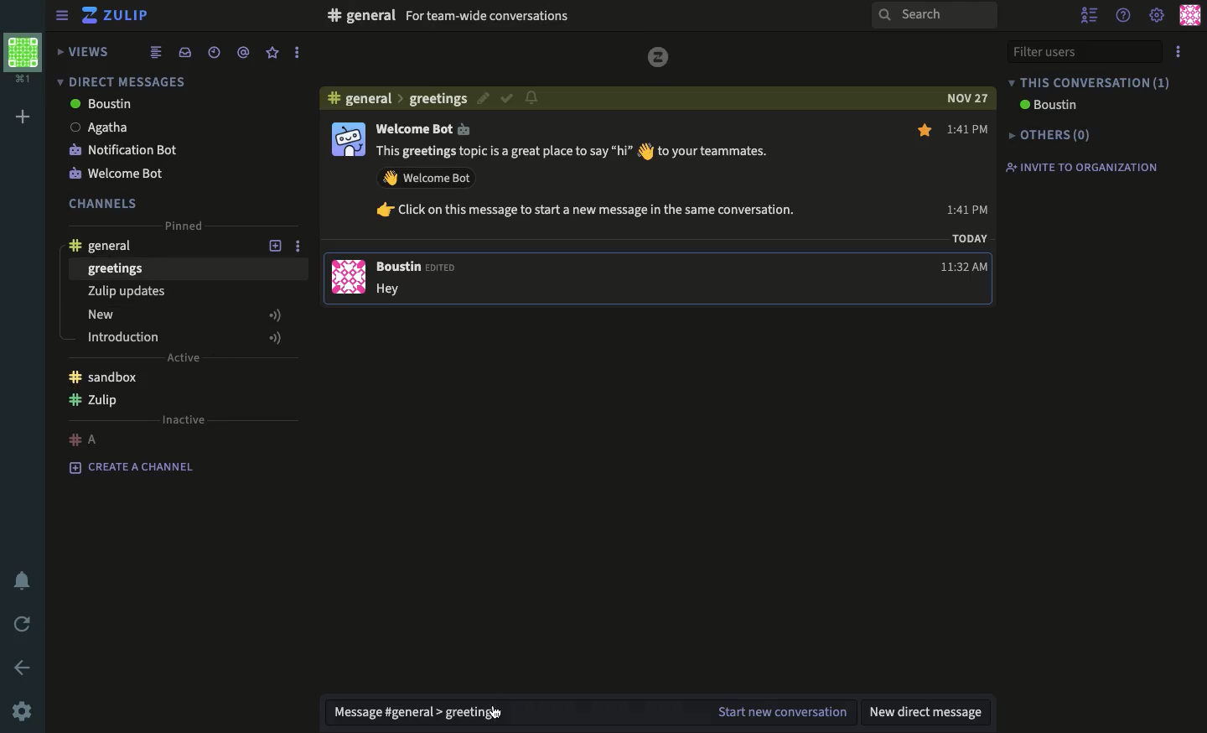  What do you see at coordinates (132, 465) in the screenshot?
I see `create a channel` at bounding box center [132, 465].